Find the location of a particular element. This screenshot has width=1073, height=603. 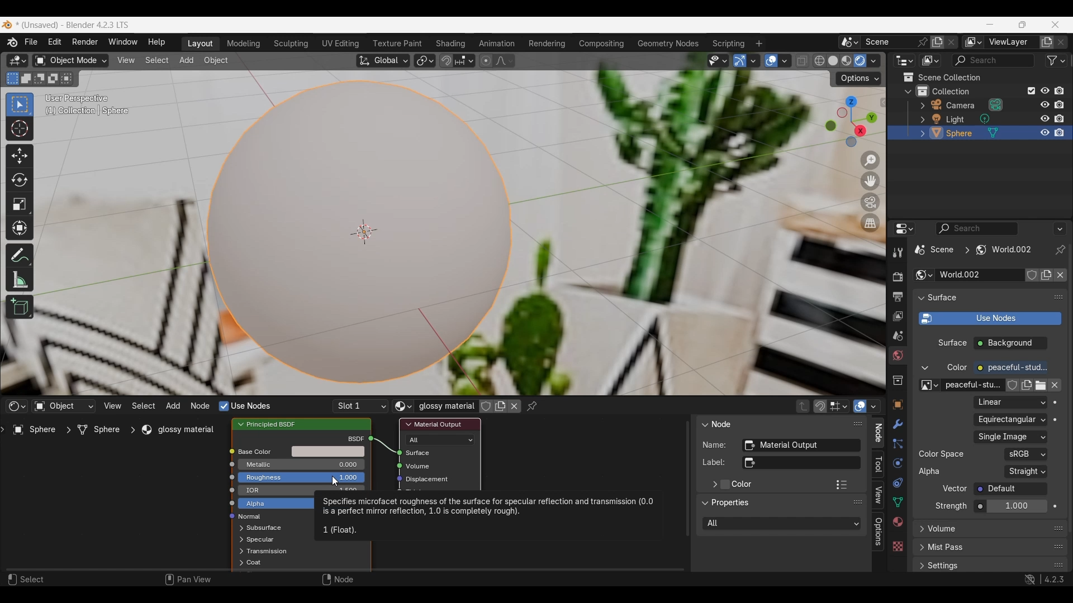

Base color options is located at coordinates (328, 452).